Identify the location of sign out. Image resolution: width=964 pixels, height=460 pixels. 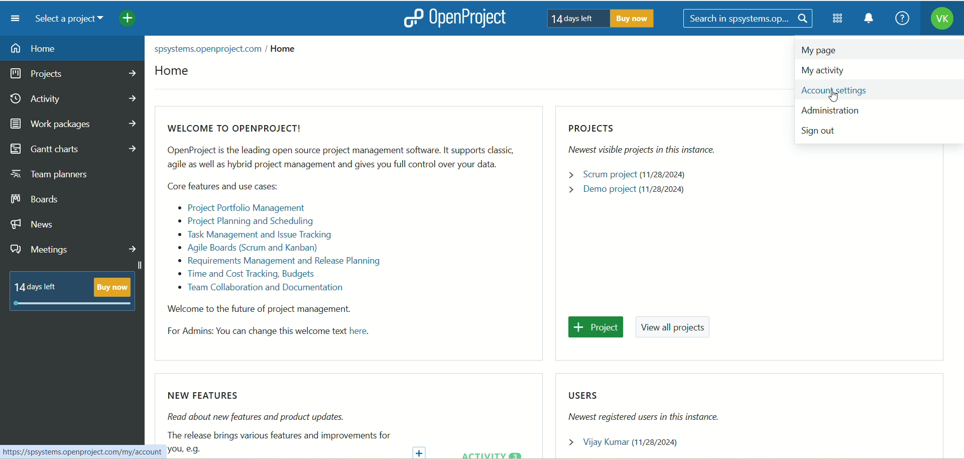
(823, 134).